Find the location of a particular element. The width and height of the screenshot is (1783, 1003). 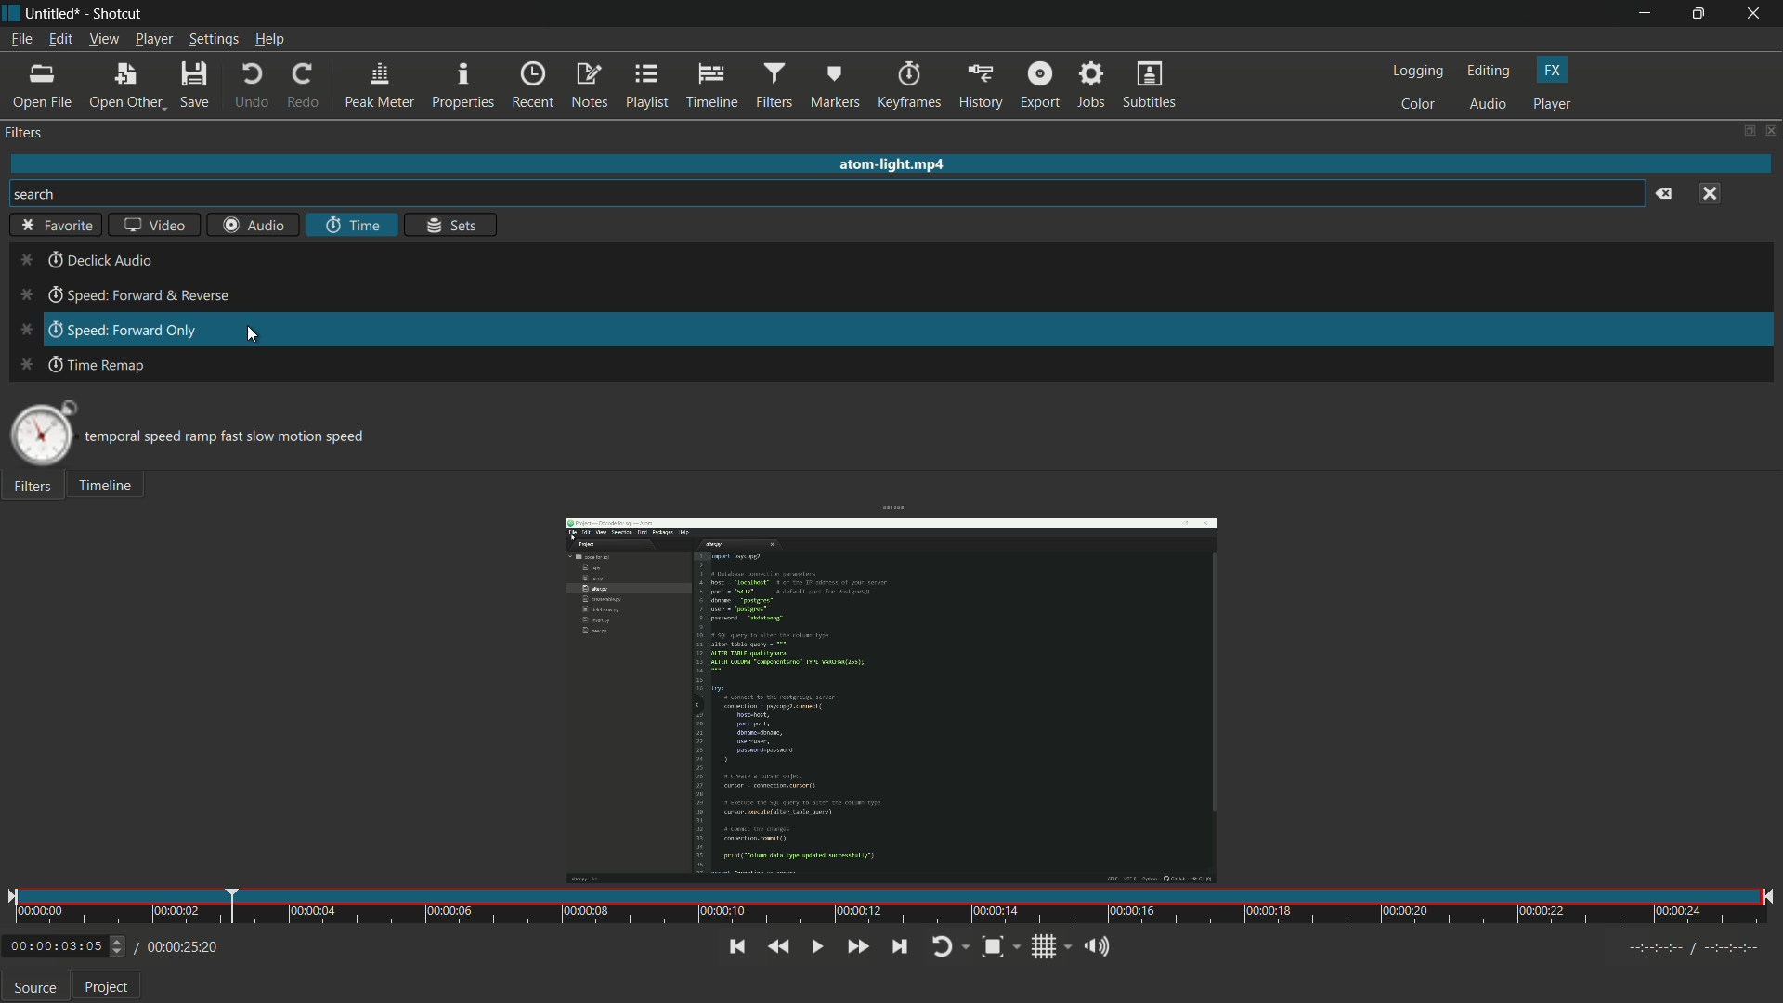

toggle zoom is located at coordinates (996, 946).